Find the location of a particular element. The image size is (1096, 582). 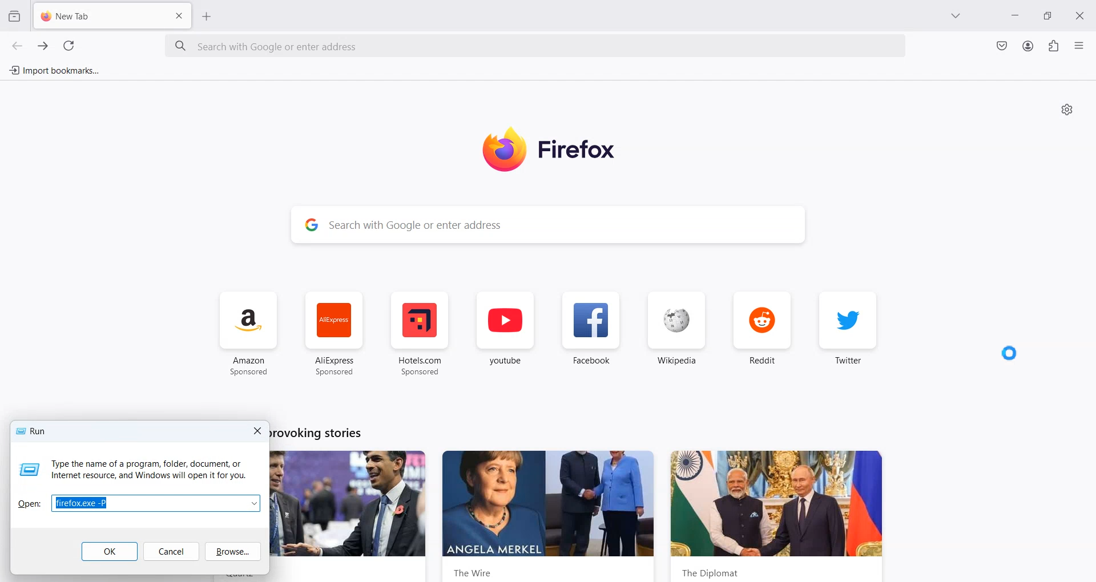

Twitter is located at coordinates (848, 334).